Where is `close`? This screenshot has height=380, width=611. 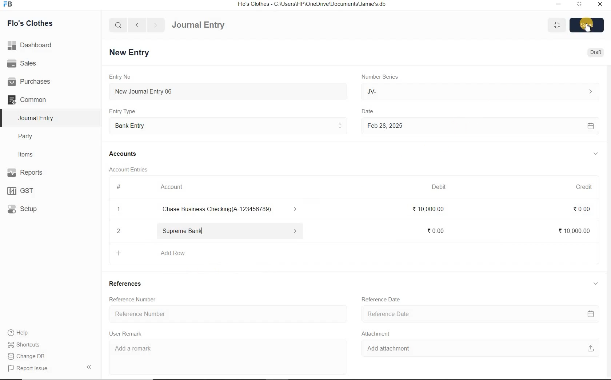
close is located at coordinates (600, 4).